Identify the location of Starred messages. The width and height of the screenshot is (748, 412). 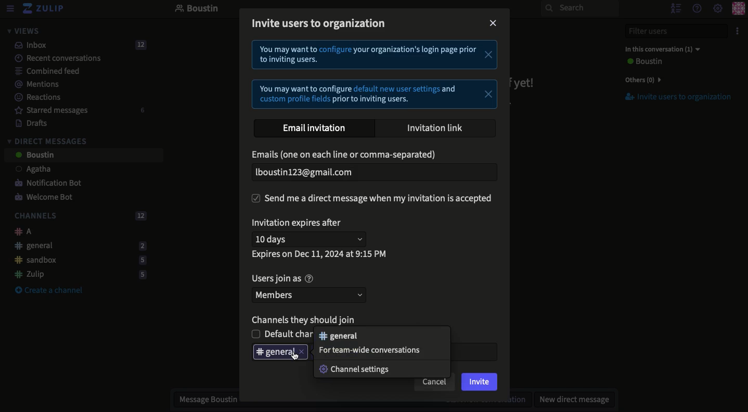
(78, 110).